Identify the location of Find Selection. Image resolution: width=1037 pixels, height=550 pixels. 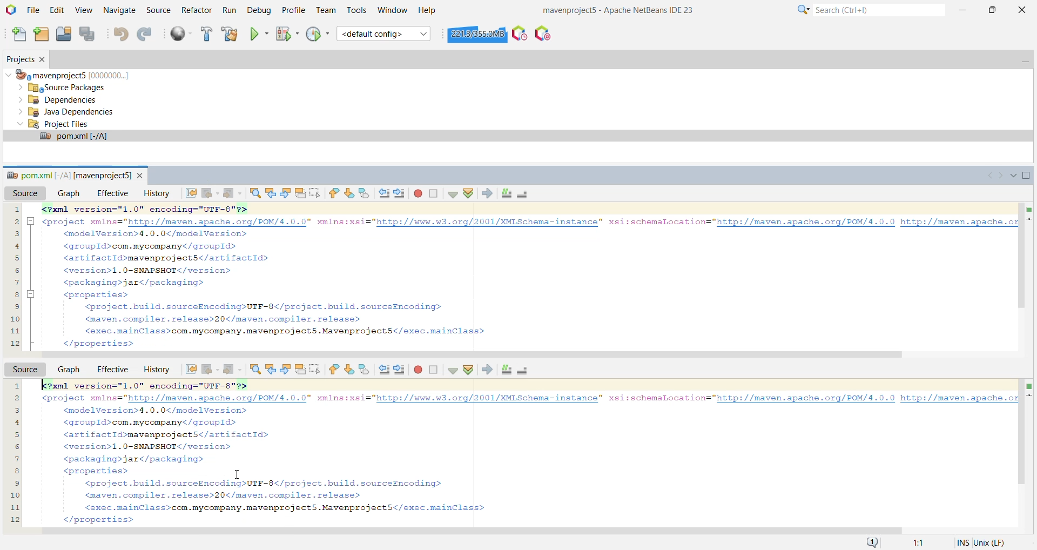
(254, 370).